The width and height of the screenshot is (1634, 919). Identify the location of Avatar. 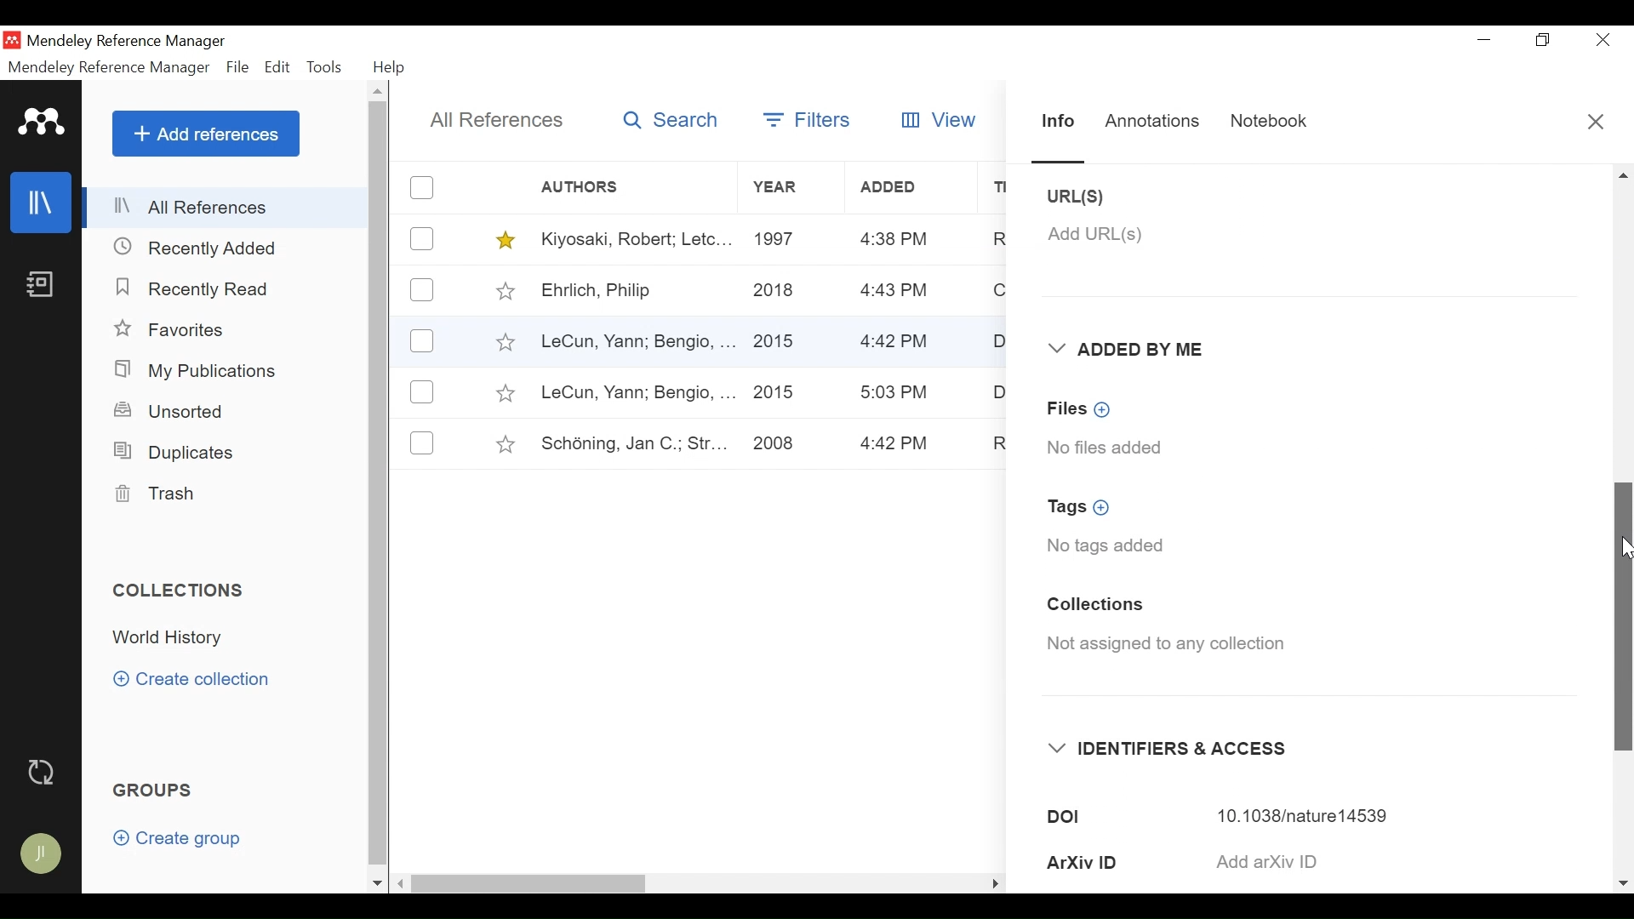
(43, 855).